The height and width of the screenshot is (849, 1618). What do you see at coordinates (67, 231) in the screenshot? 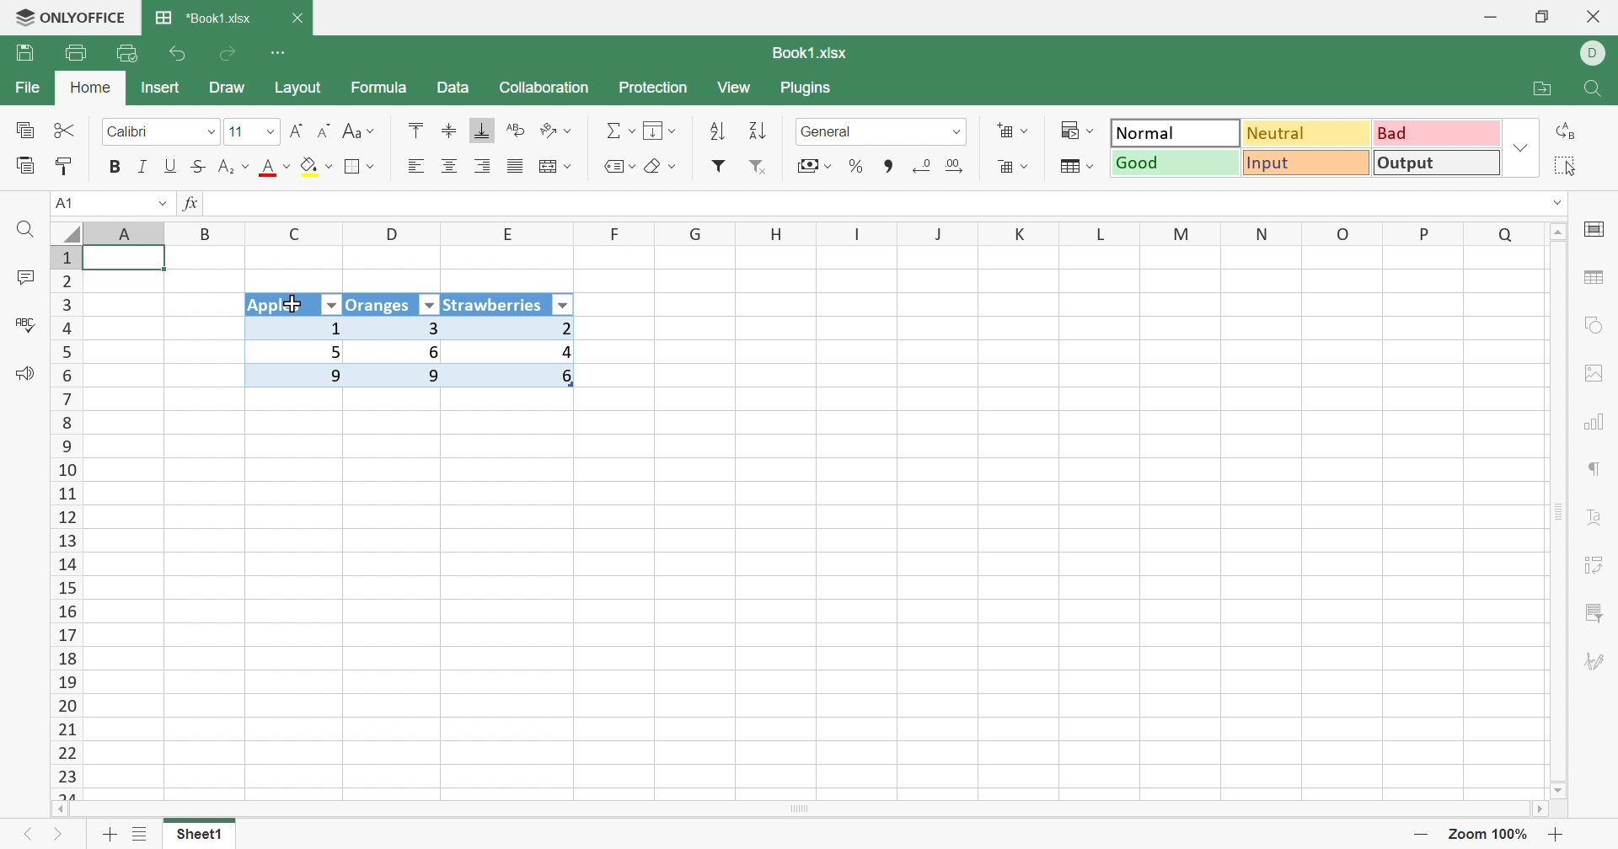
I see `Select all` at bounding box center [67, 231].